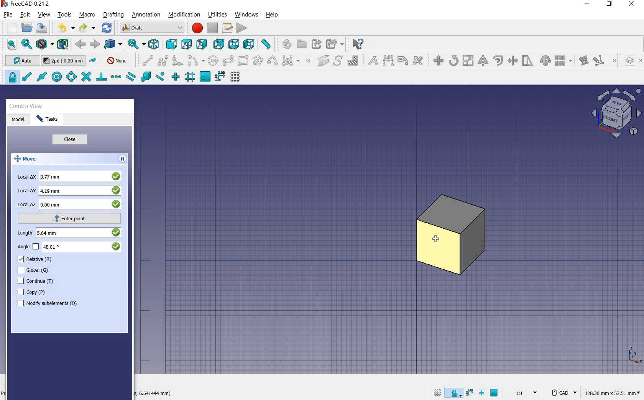 The image size is (644, 400). What do you see at coordinates (80, 44) in the screenshot?
I see `back` at bounding box center [80, 44].